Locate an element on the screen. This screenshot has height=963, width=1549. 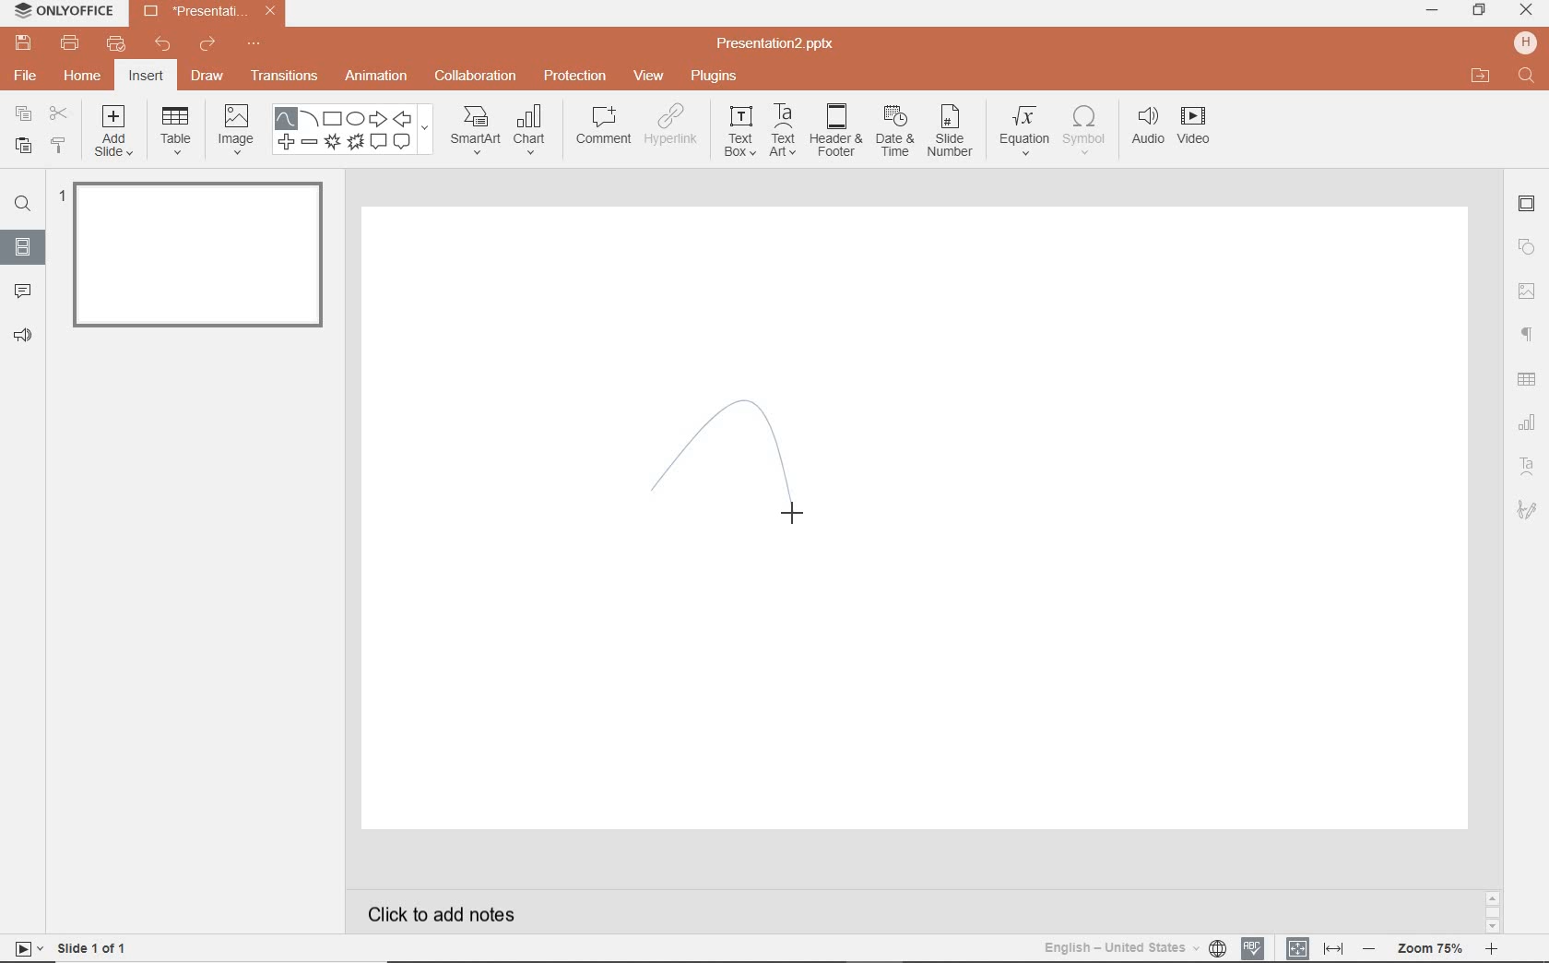
RESTORE is located at coordinates (1480, 10).